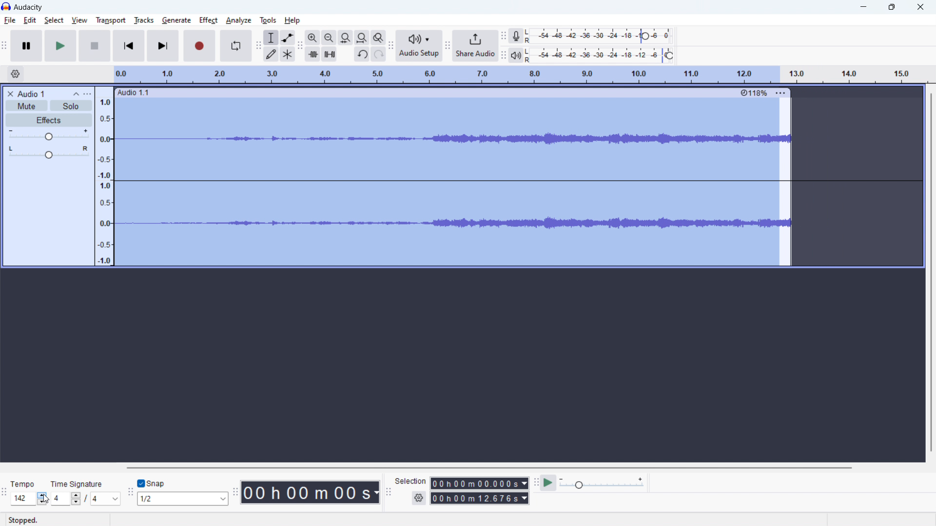  I want to click on effect, so click(209, 20).